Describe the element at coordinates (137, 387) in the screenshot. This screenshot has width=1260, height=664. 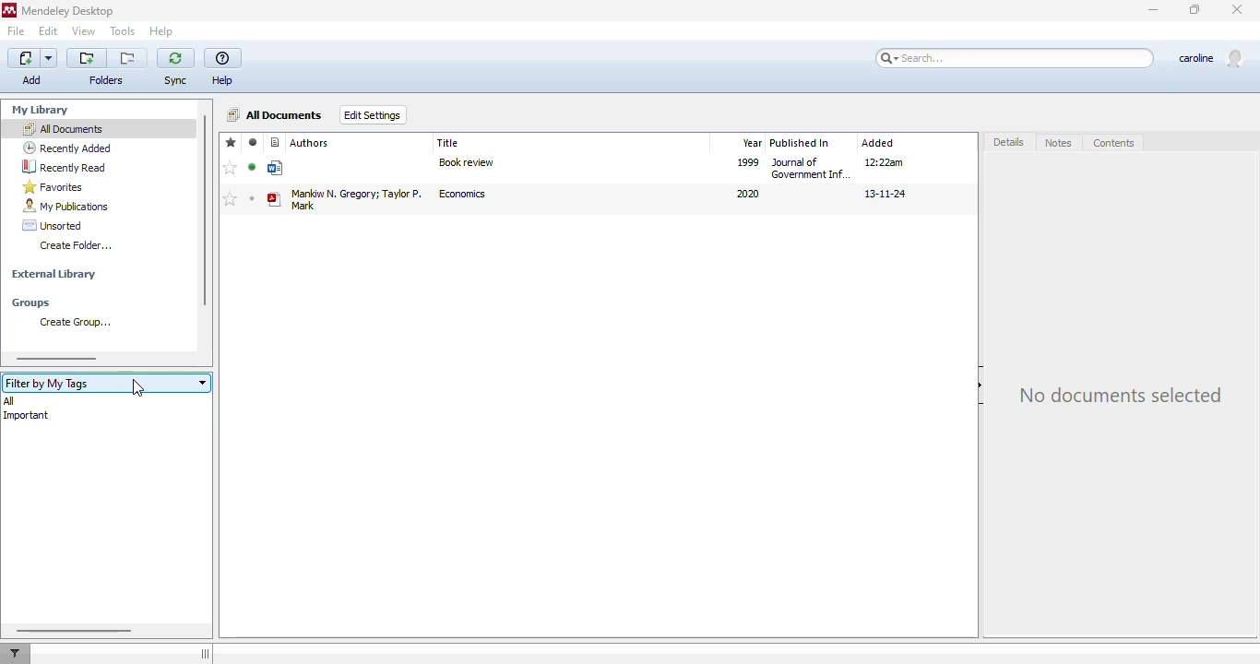
I see `cursor` at that location.